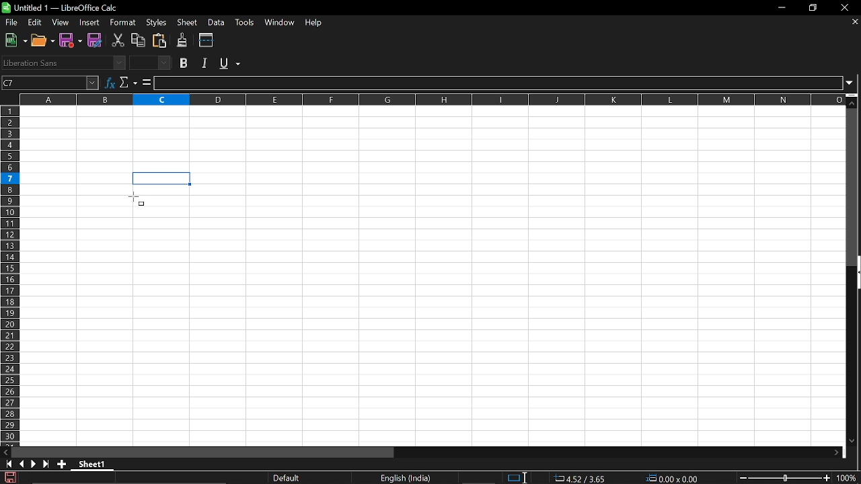  I want to click on MOve left, so click(5, 452).